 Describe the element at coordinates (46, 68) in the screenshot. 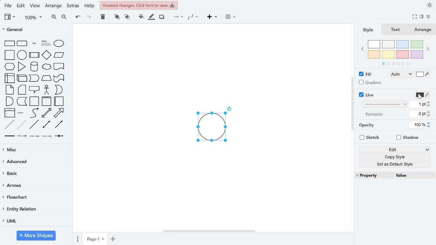

I see `cloud` at that location.